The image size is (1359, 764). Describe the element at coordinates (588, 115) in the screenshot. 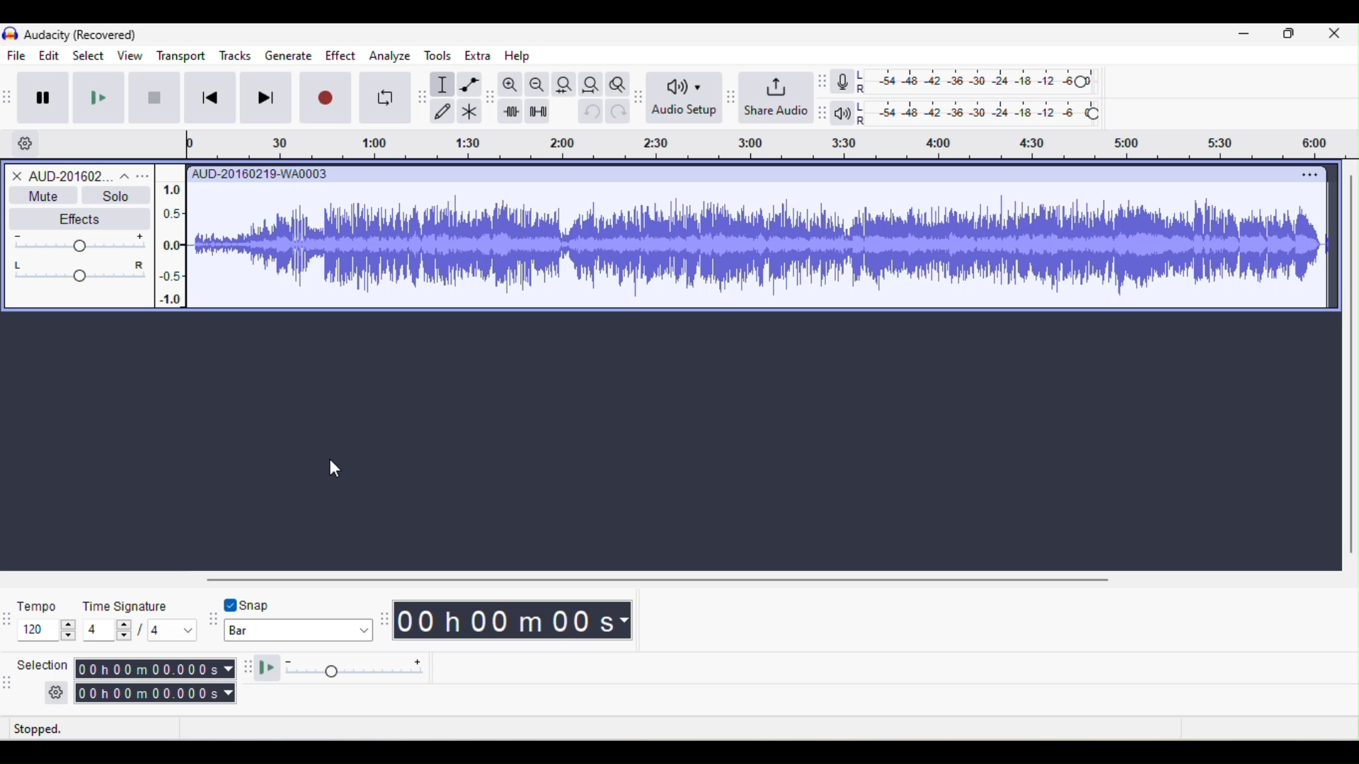

I see `undo` at that location.